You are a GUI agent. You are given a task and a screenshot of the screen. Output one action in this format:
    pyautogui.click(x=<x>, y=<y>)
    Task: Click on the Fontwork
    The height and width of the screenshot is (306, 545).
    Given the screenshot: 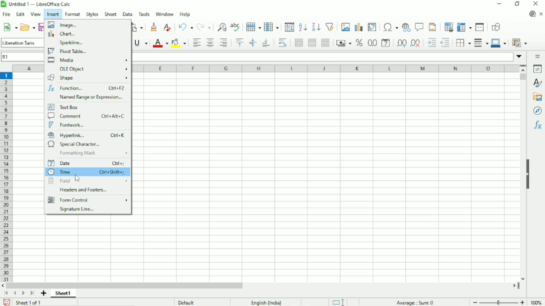 What is the action you would take?
    pyautogui.click(x=68, y=125)
    